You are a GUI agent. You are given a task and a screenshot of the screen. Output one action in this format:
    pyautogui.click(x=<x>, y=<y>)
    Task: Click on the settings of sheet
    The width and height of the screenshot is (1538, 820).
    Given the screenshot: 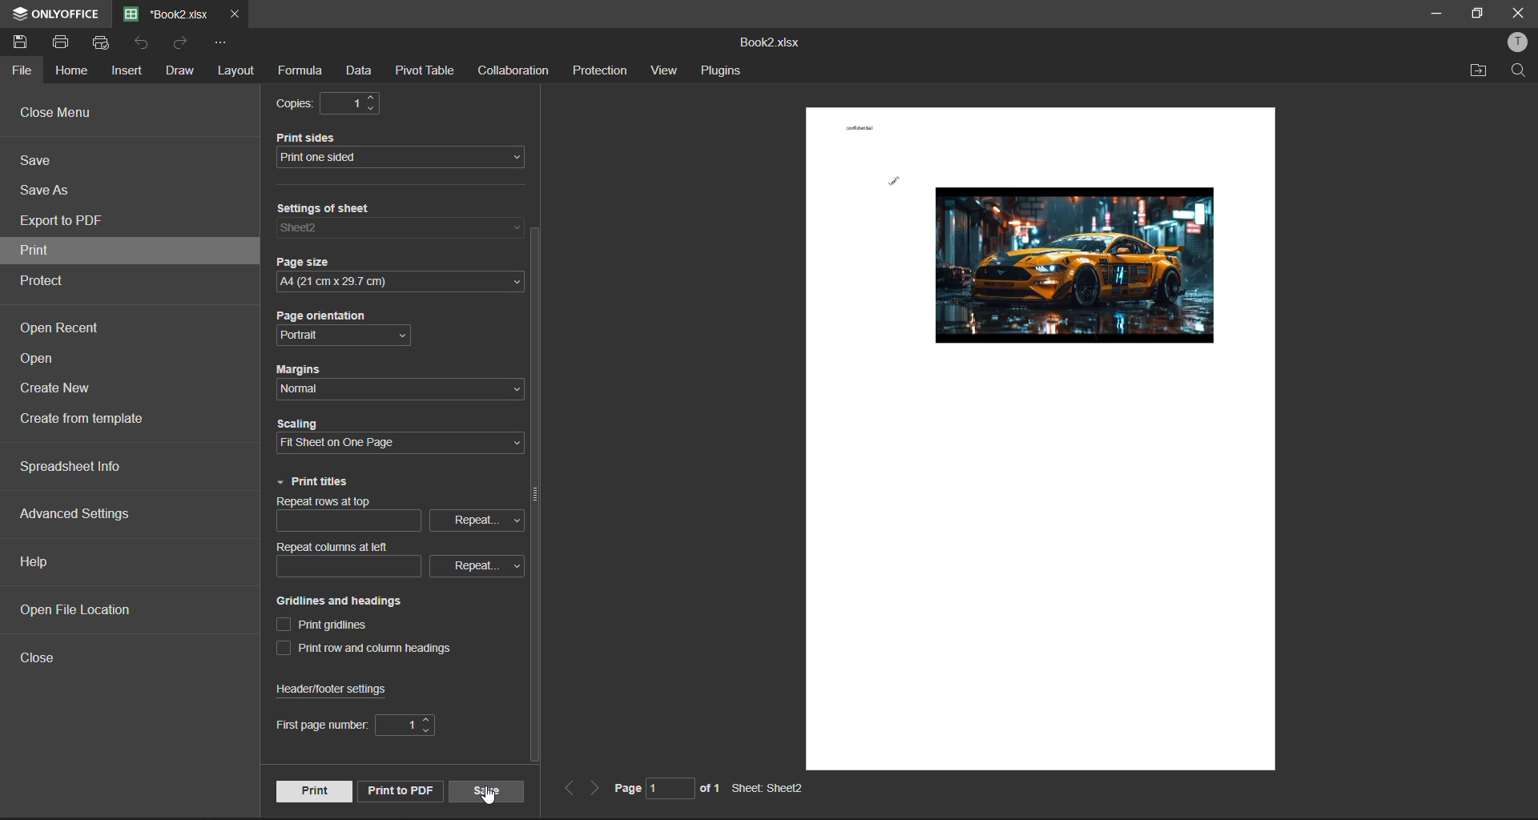 What is the action you would take?
    pyautogui.click(x=401, y=223)
    